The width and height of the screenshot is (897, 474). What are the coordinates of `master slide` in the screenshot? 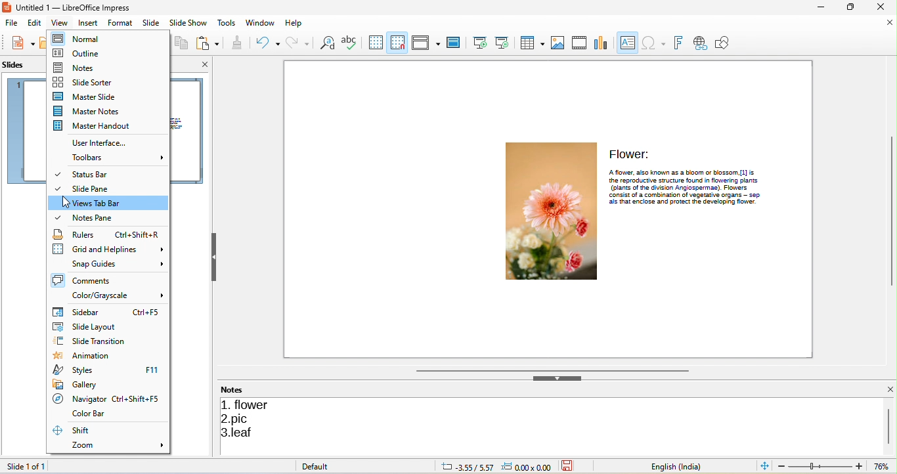 It's located at (93, 97).